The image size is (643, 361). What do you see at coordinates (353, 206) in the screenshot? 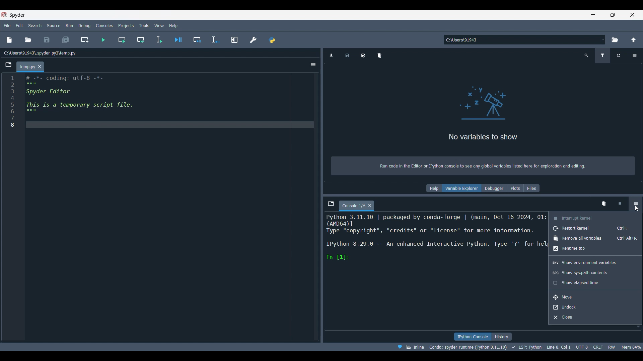
I see `Current tab` at bounding box center [353, 206].